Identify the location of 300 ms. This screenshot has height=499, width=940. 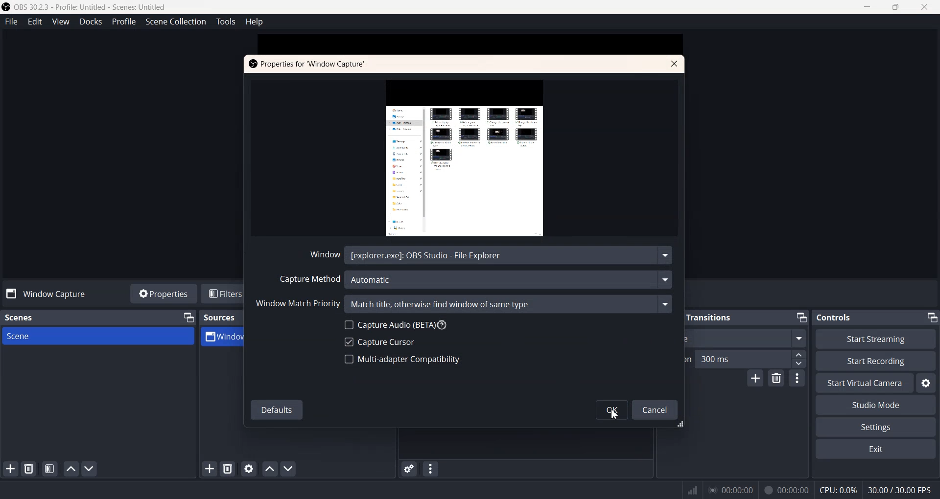
(752, 358).